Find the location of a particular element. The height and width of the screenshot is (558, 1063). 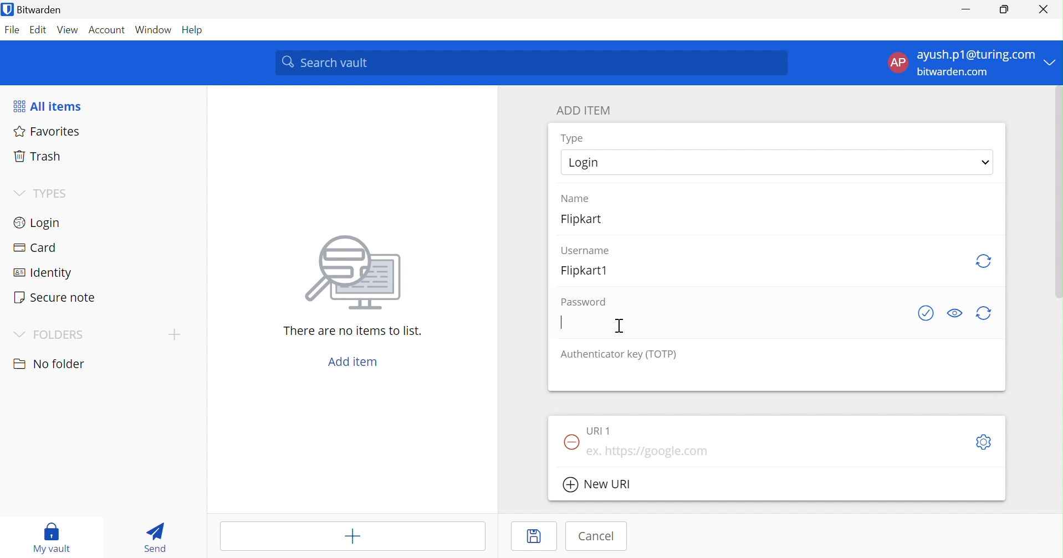

ayush.p1@gmail.com is located at coordinates (974, 56).